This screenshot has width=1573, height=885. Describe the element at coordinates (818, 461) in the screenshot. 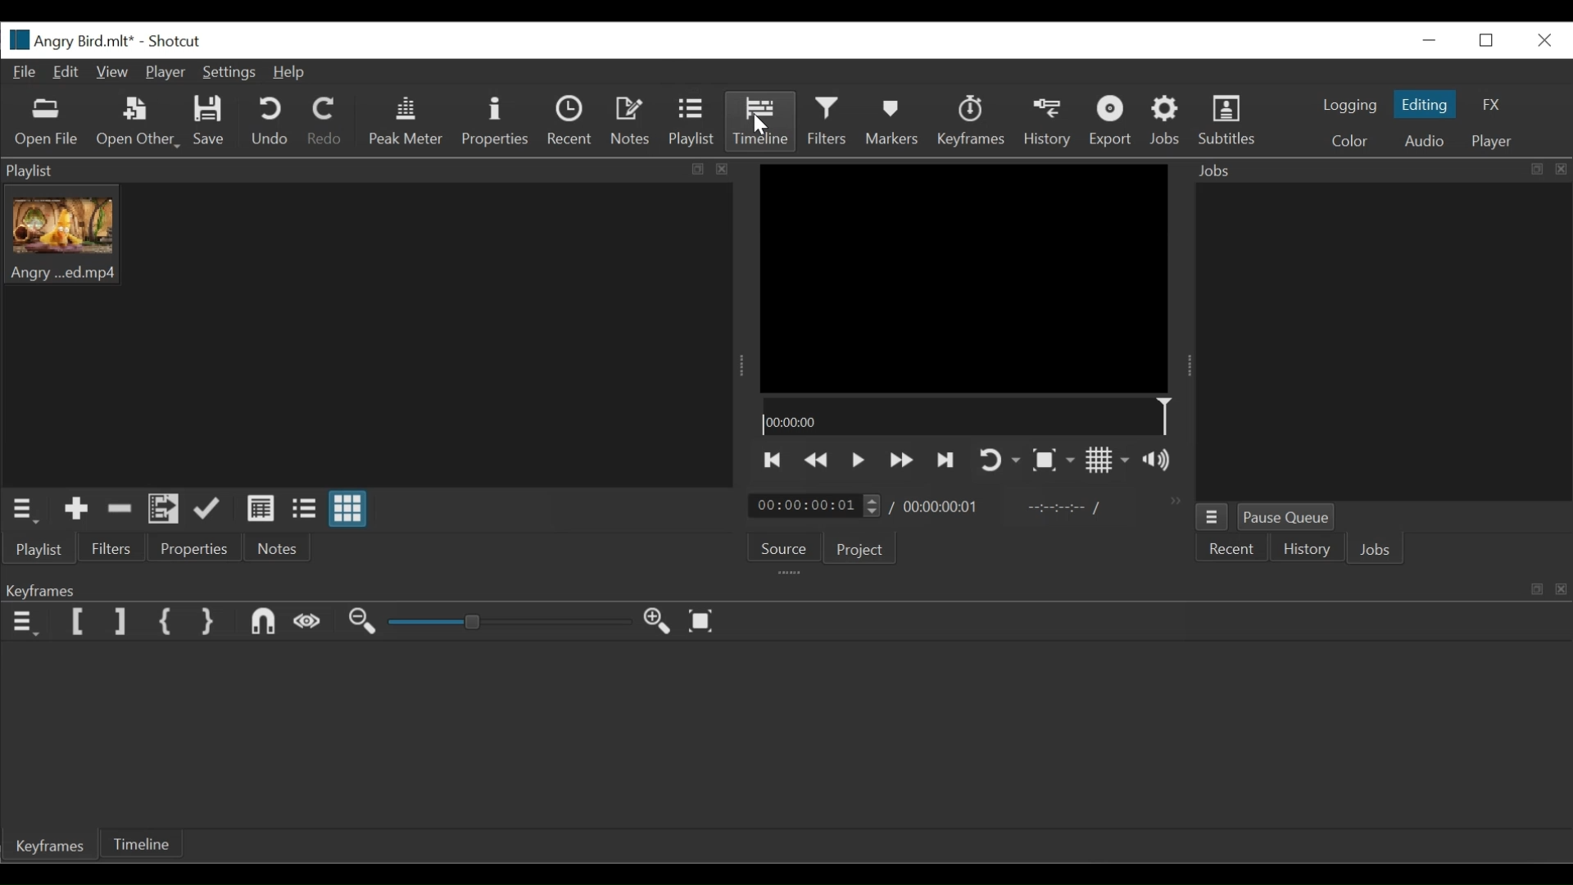

I see `Play quickly backward` at that location.